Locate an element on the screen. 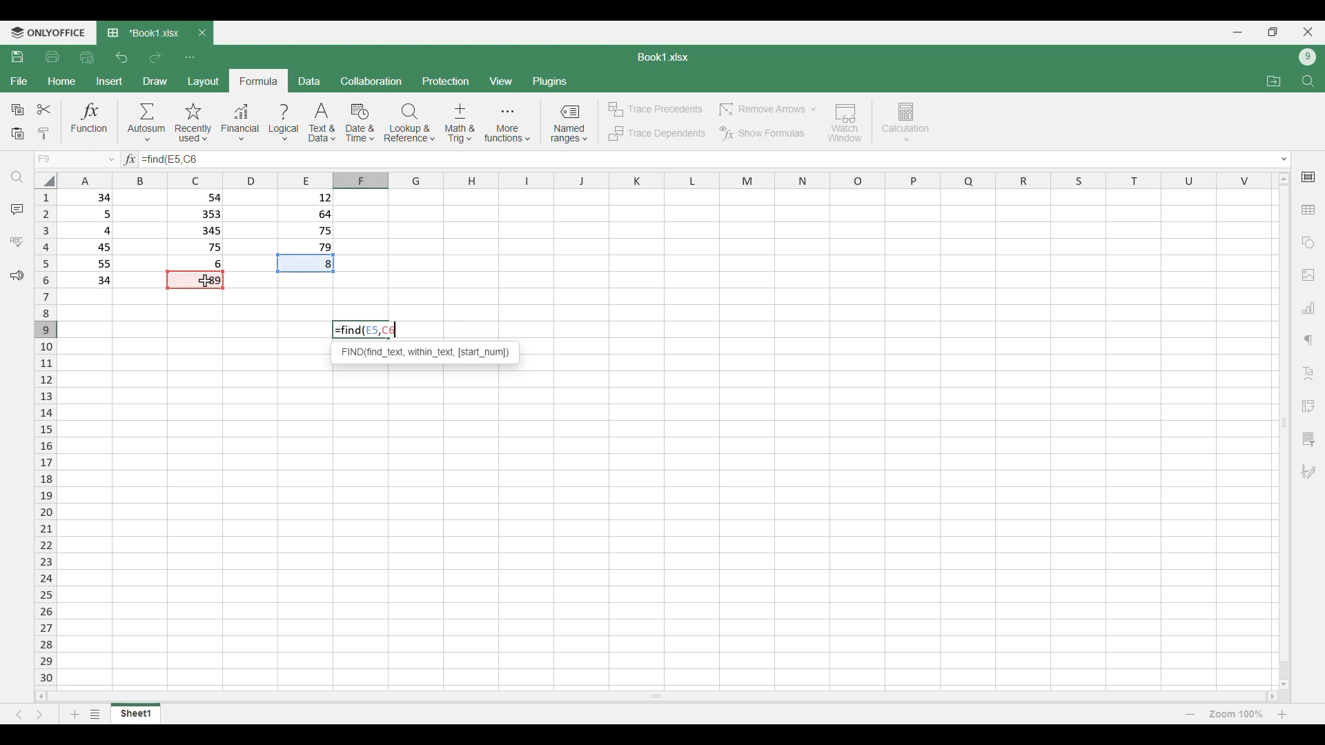 The width and height of the screenshot is (1325, 745). Formula menu, current selection is located at coordinates (259, 81).